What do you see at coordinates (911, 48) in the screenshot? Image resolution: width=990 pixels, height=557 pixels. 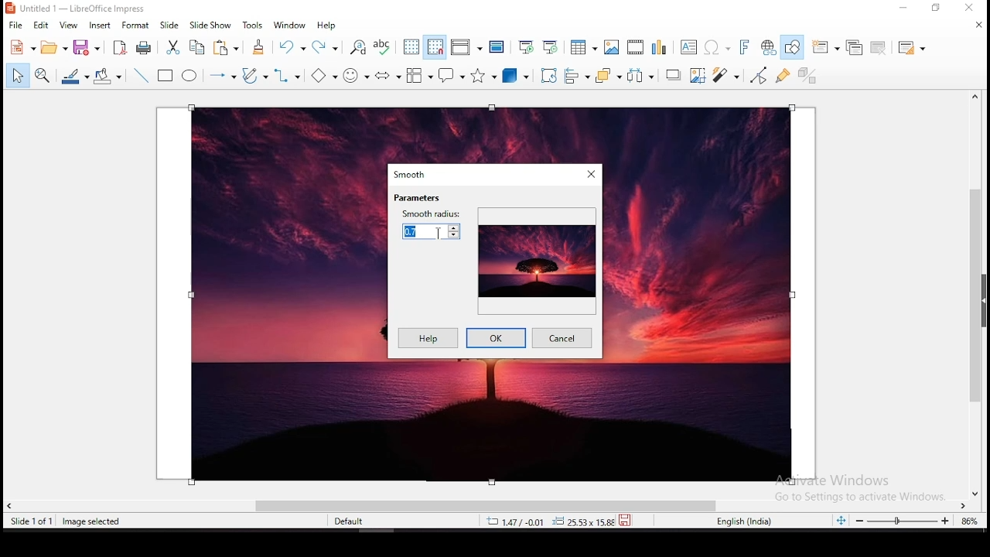 I see ` slide layout` at bounding box center [911, 48].